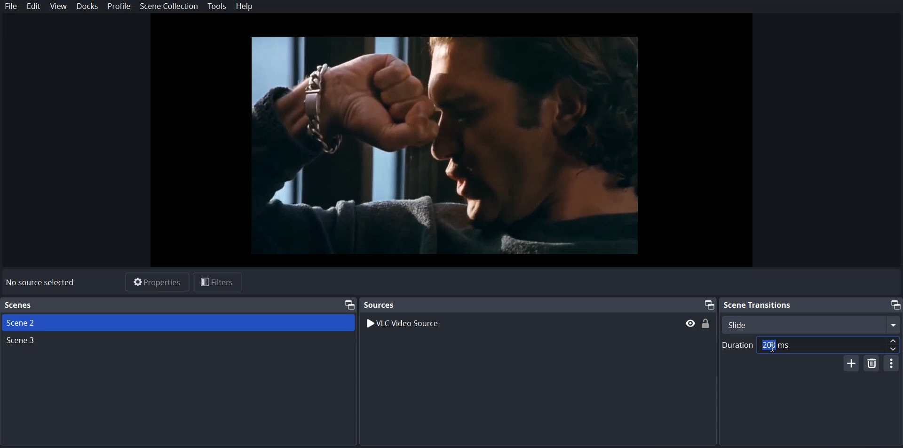  Describe the element at coordinates (690, 323) in the screenshot. I see `hide/display` at that location.